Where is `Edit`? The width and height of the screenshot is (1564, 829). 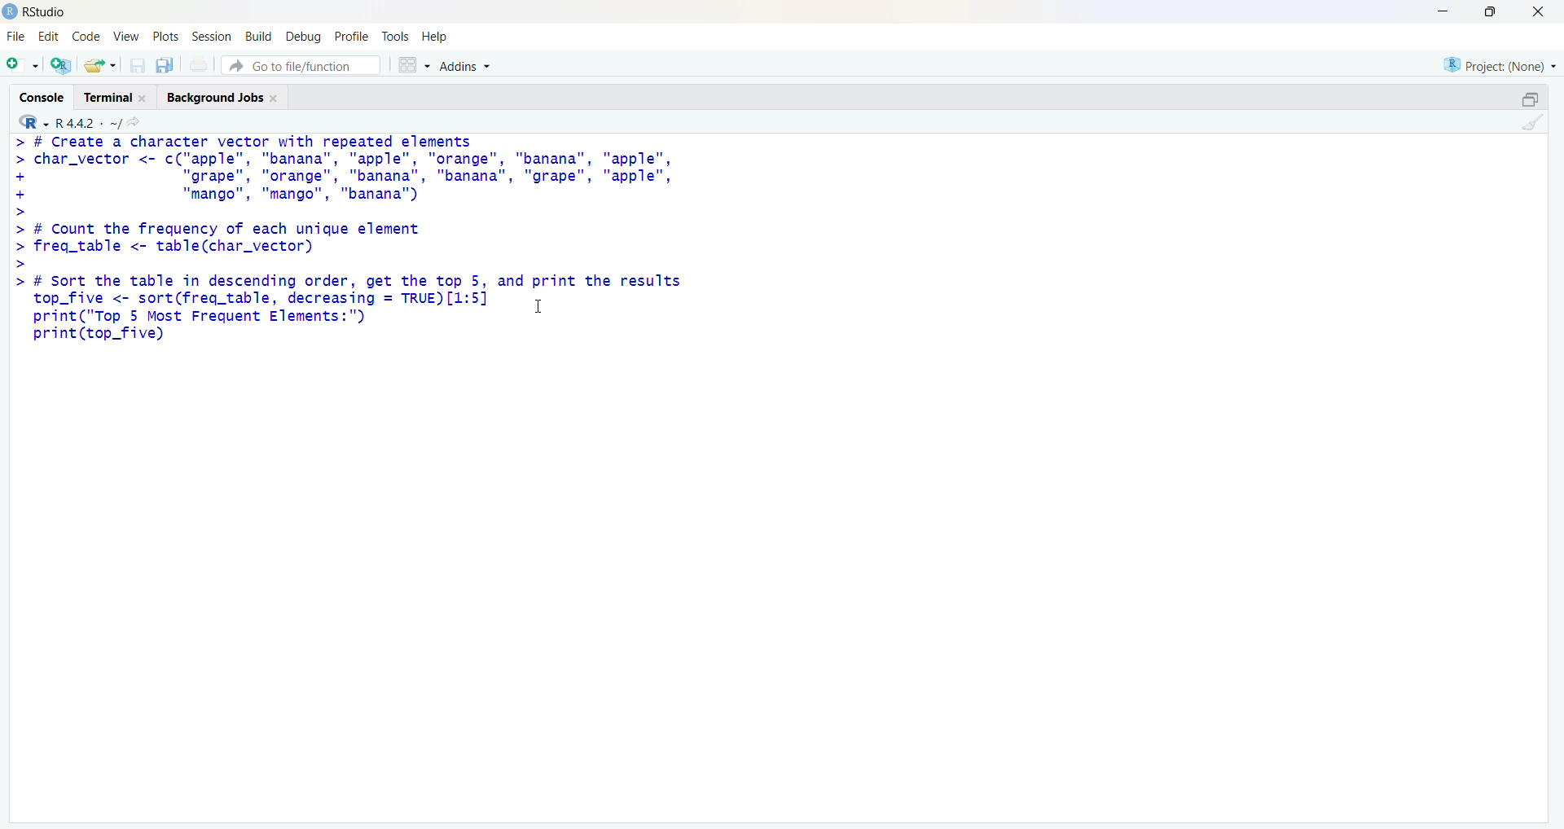 Edit is located at coordinates (48, 37).